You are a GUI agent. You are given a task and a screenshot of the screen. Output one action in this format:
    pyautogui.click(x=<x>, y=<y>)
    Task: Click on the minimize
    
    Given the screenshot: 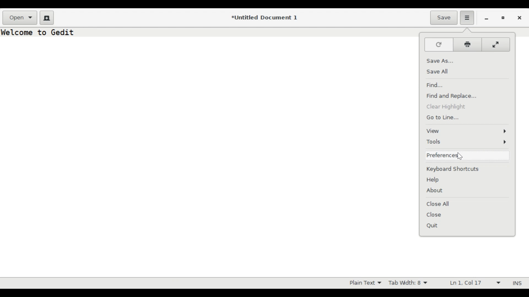 What is the action you would take?
    pyautogui.click(x=487, y=19)
    